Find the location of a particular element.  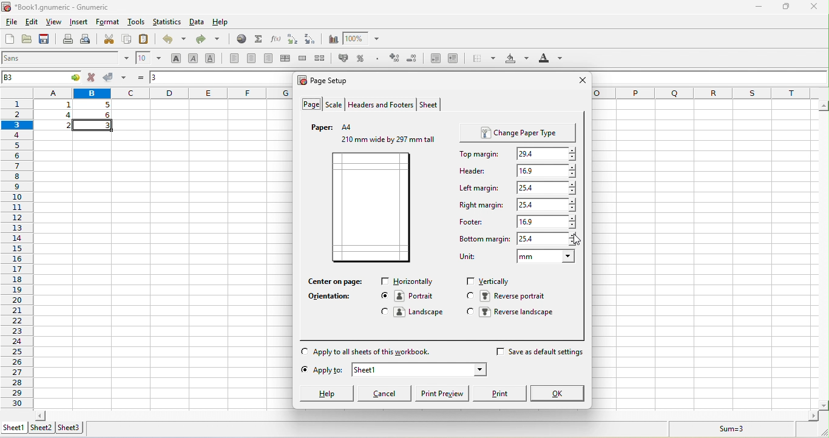

set the format of the selected cells is located at coordinates (379, 61).